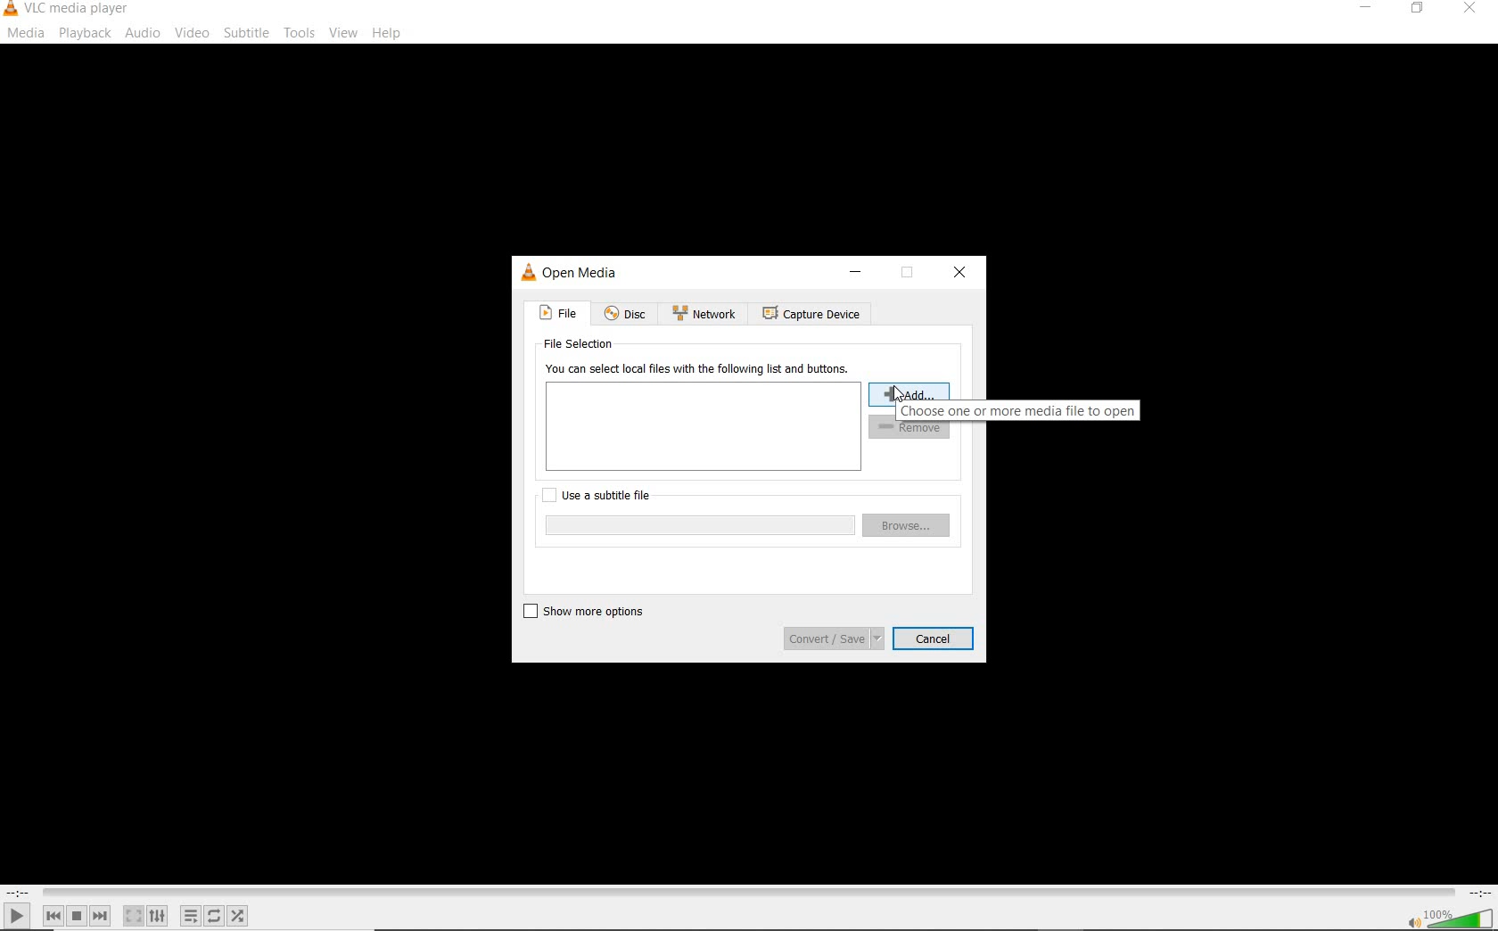  What do you see at coordinates (1420, 9) in the screenshot?
I see `restore down` at bounding box center [1420, 9].